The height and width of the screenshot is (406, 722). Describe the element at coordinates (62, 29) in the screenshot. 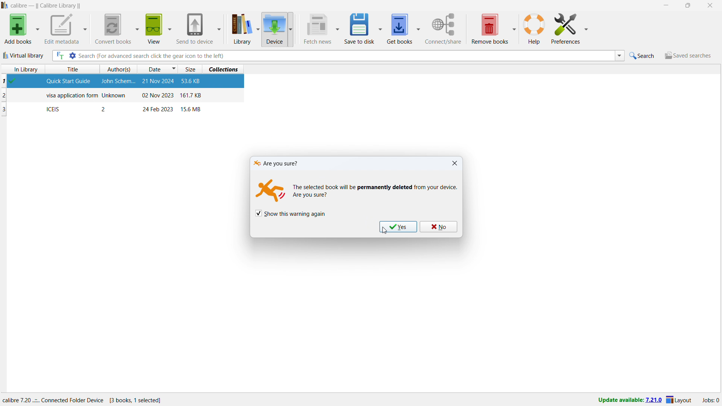

I see `edit metadata` at that location.